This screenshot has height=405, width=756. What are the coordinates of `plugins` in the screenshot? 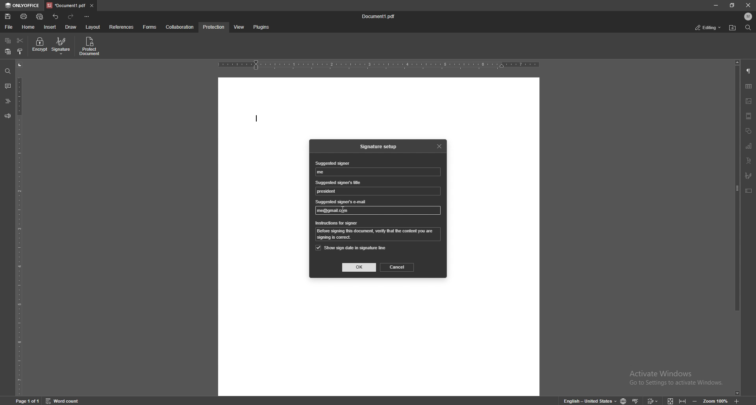 It's located at (261, 28).